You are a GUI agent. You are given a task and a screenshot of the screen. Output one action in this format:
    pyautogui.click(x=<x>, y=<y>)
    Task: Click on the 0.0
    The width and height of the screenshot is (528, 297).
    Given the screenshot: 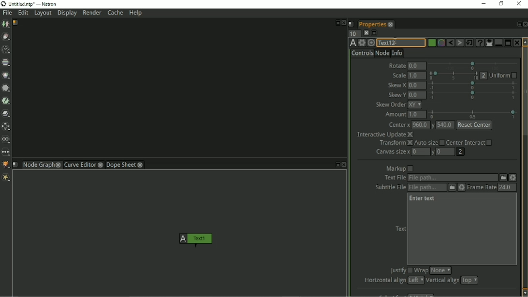 What is the action you would take?
    pyautogui.click(x=417, y=66)
    